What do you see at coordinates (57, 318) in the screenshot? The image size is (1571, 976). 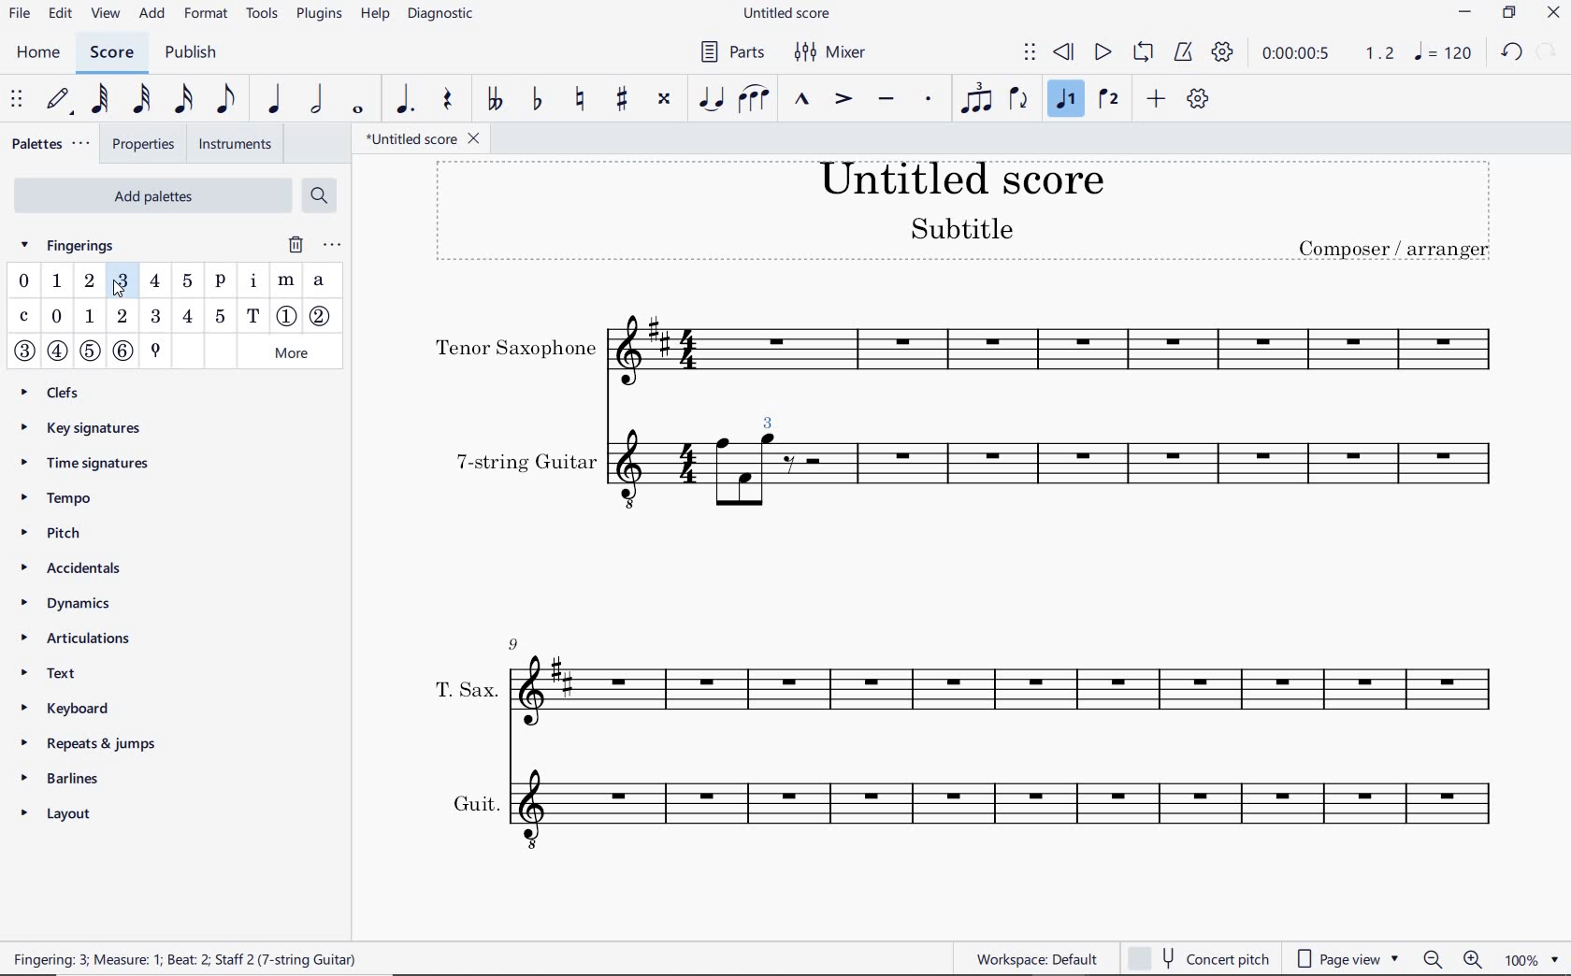 I see `Lh guitar fingering 0` at bounding box center [57, 318].